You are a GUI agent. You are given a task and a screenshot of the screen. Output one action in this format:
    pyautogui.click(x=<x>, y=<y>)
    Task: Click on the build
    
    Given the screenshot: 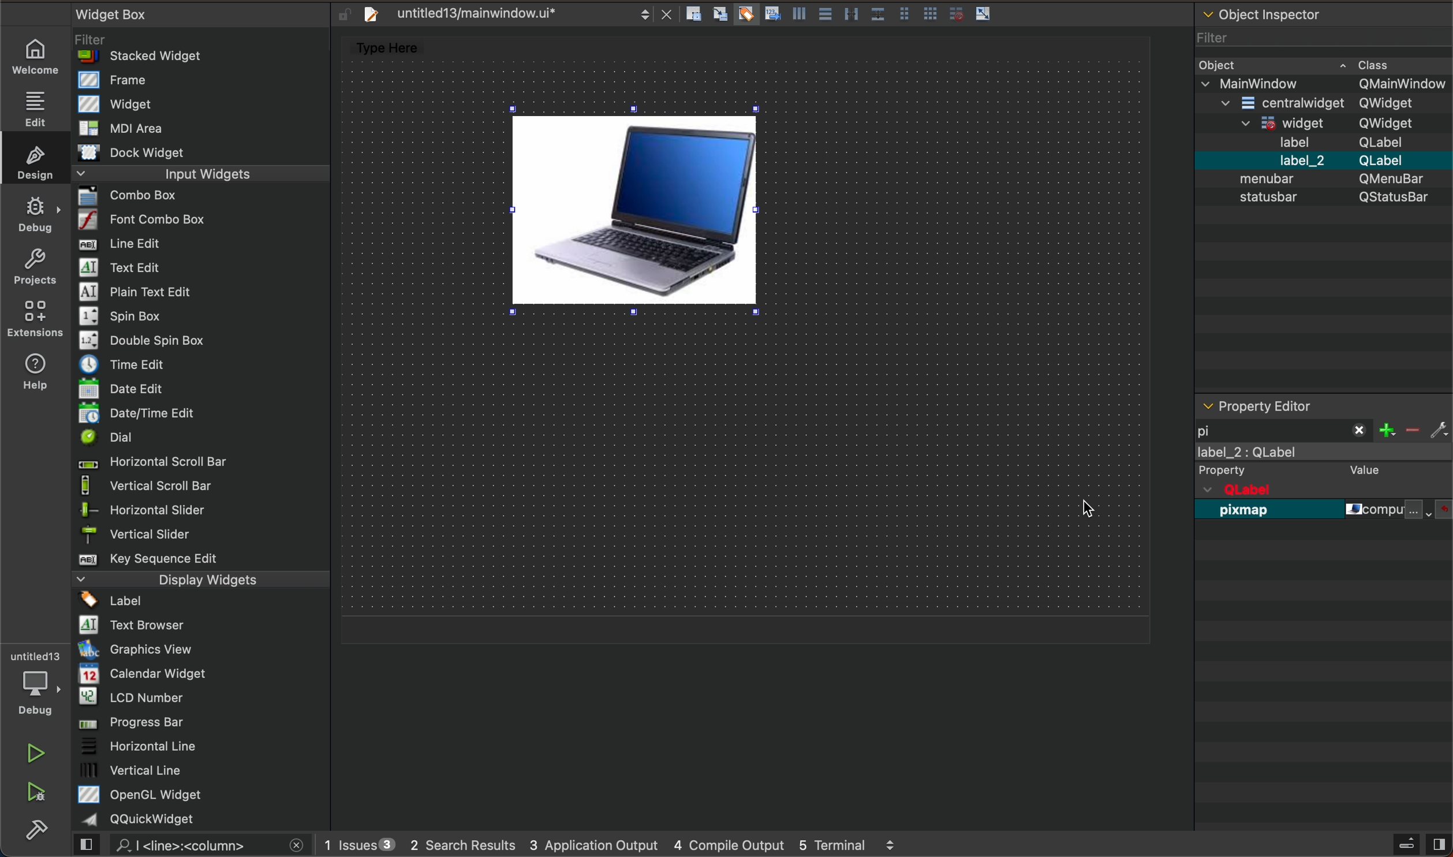 What is the action you would take?
    pyautogui.click(x=44, y=834)
    